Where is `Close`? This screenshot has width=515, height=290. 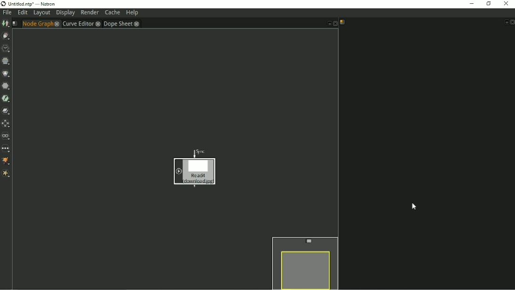 Close is located at coordinates (335, 24).